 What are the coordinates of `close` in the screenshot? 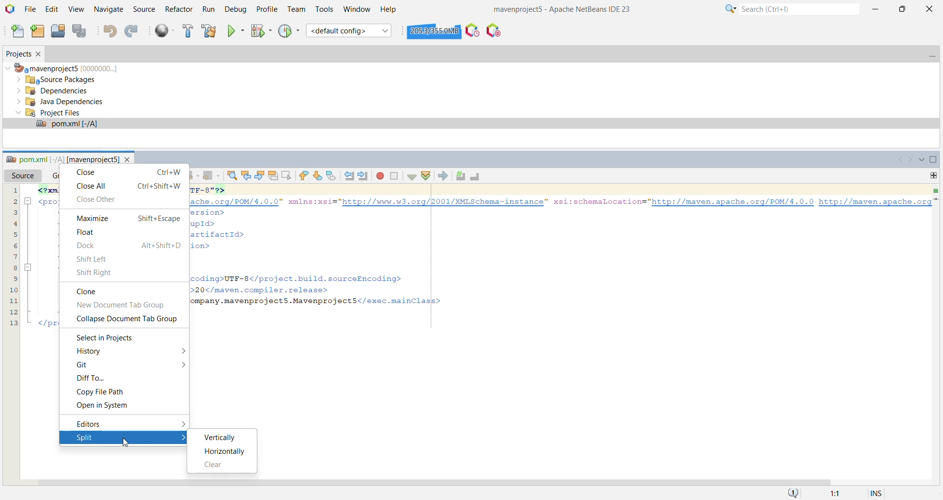 It's located at (128, 158).